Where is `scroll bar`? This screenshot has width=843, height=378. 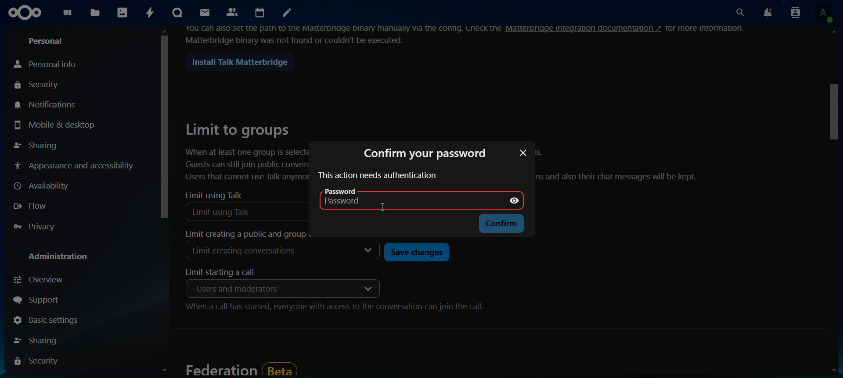
scroll bar is located at coordinates (834, 204).